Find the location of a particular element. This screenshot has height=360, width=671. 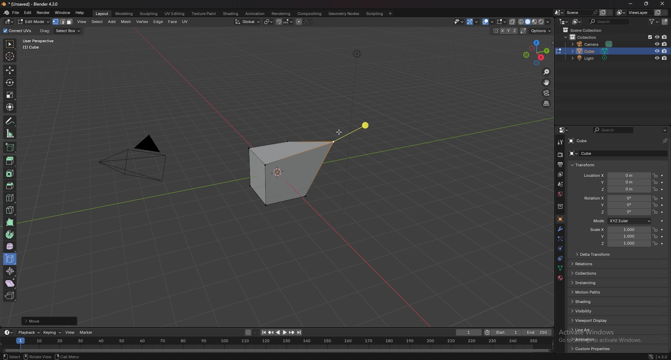

delete scene is located at coordinates (610, 13).